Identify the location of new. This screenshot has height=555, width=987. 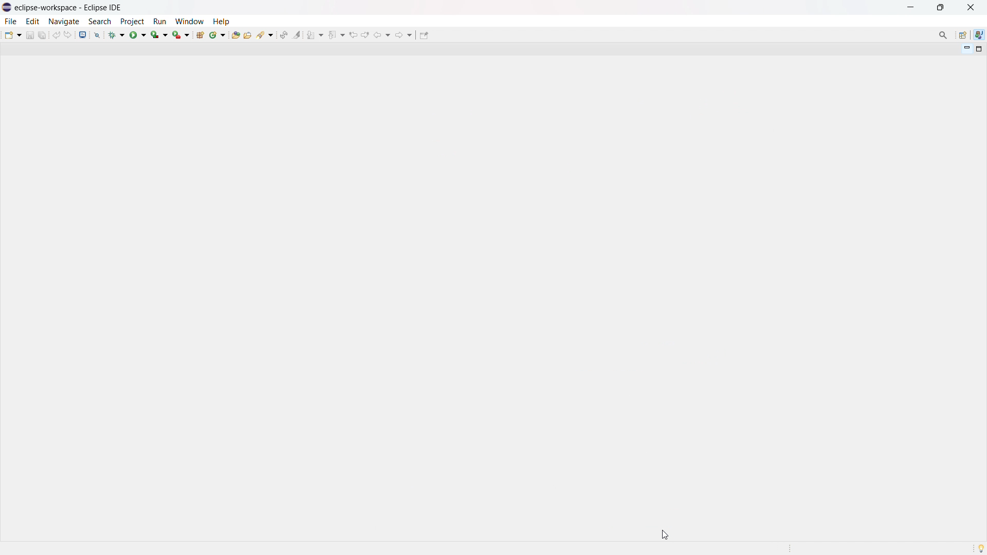
(13, 34).